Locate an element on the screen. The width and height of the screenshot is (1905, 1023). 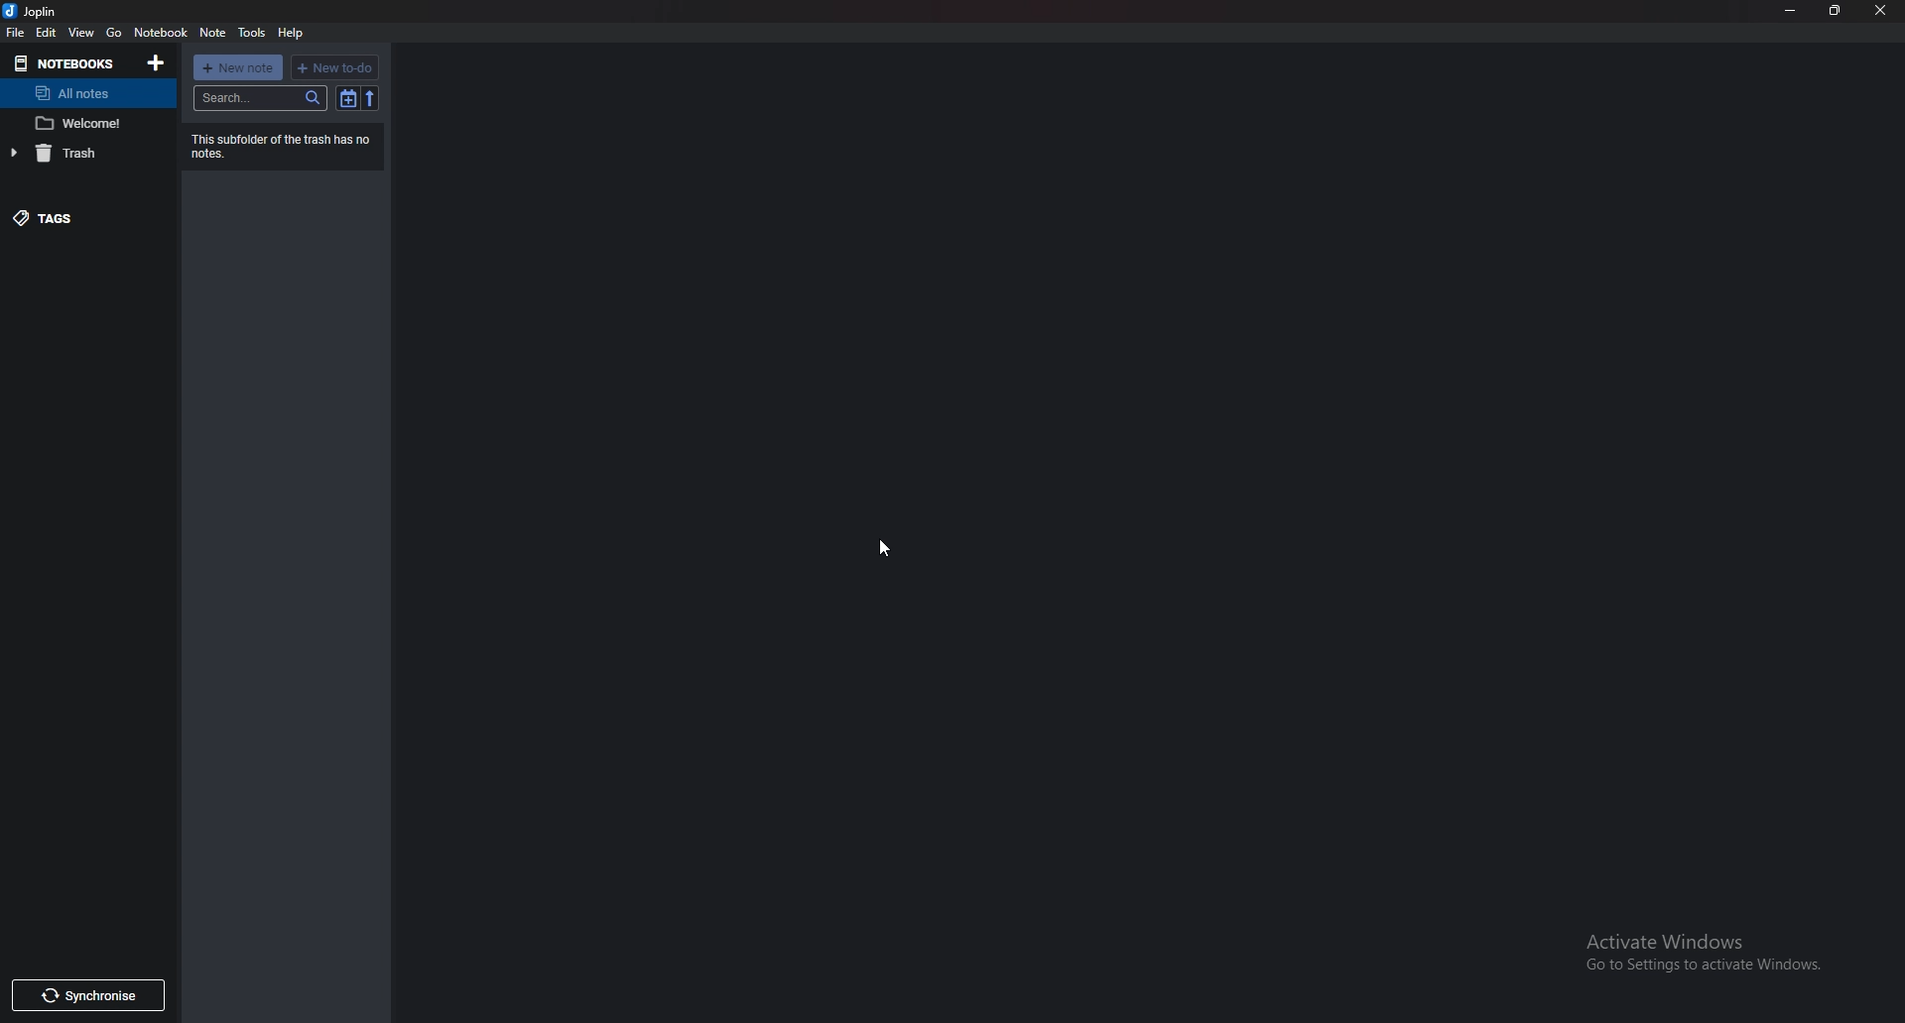
cursor is located at coordinates (883, 547).